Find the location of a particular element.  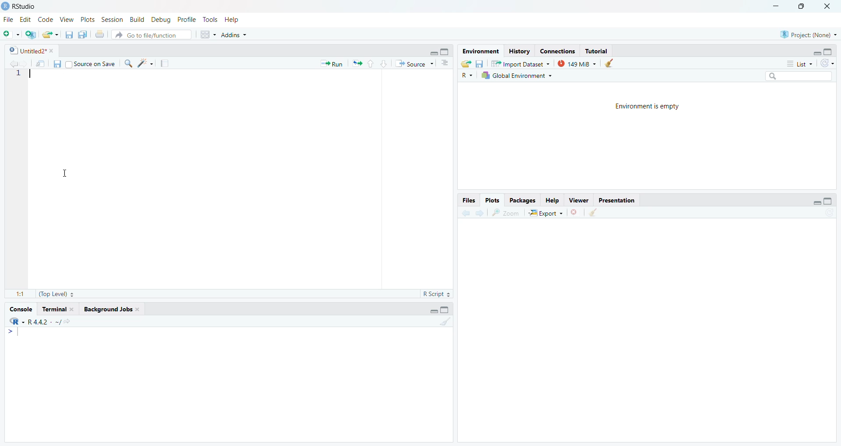

Presentation is located at coordinates (616, 199).